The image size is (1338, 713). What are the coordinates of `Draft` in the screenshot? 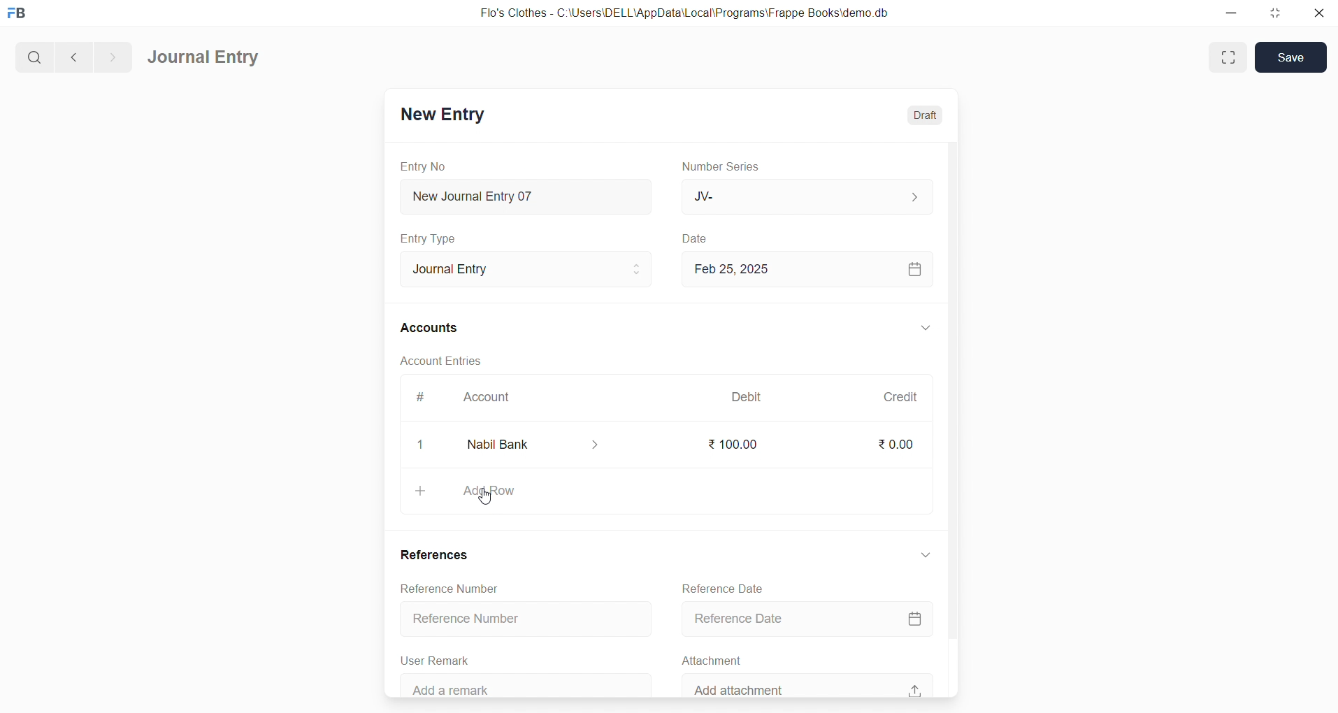 It's located at (926, 113).